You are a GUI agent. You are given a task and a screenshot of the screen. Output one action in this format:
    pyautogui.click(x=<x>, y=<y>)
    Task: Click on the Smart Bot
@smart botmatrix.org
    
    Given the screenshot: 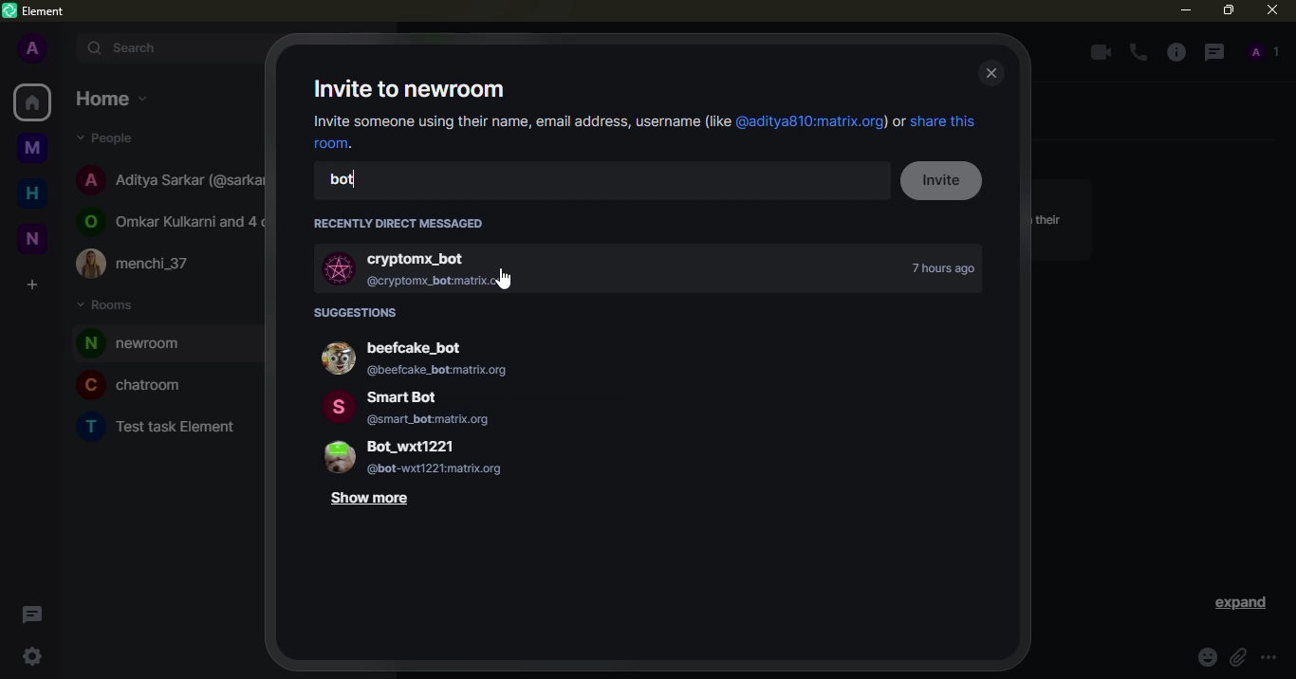 What is the action you would take?
    pyautogui.click(x=407, y=408)
    